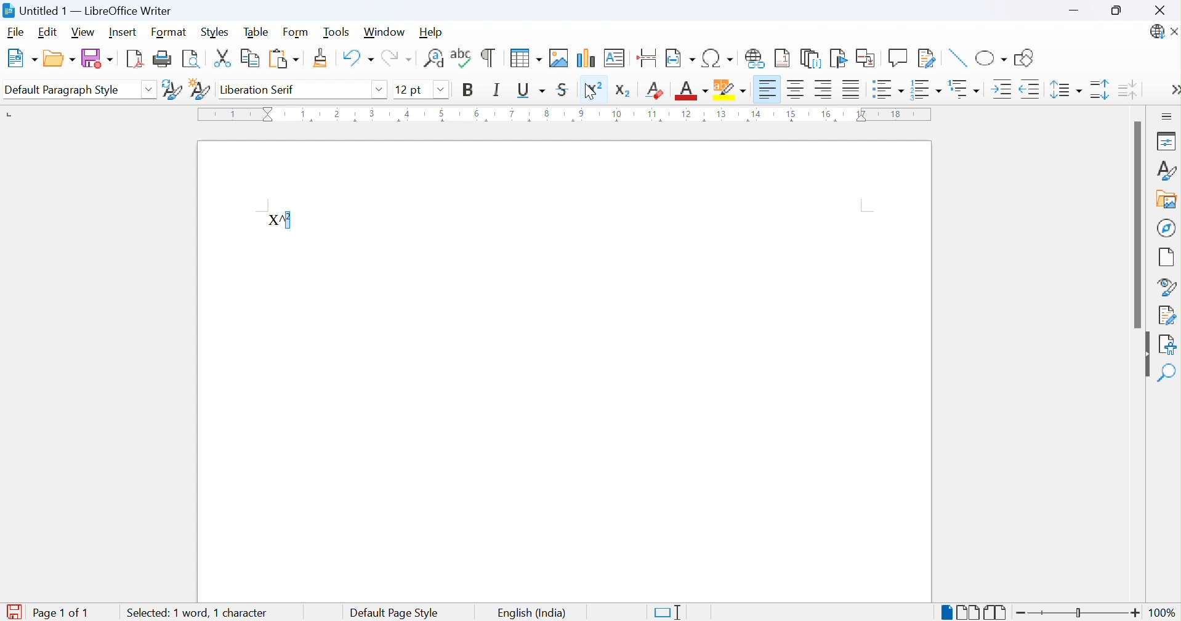 This screenshot has width=1181, height=621. Describe the element at coordinates (840, 59) in the screenshot. I see `Insert bookmark` at that location.